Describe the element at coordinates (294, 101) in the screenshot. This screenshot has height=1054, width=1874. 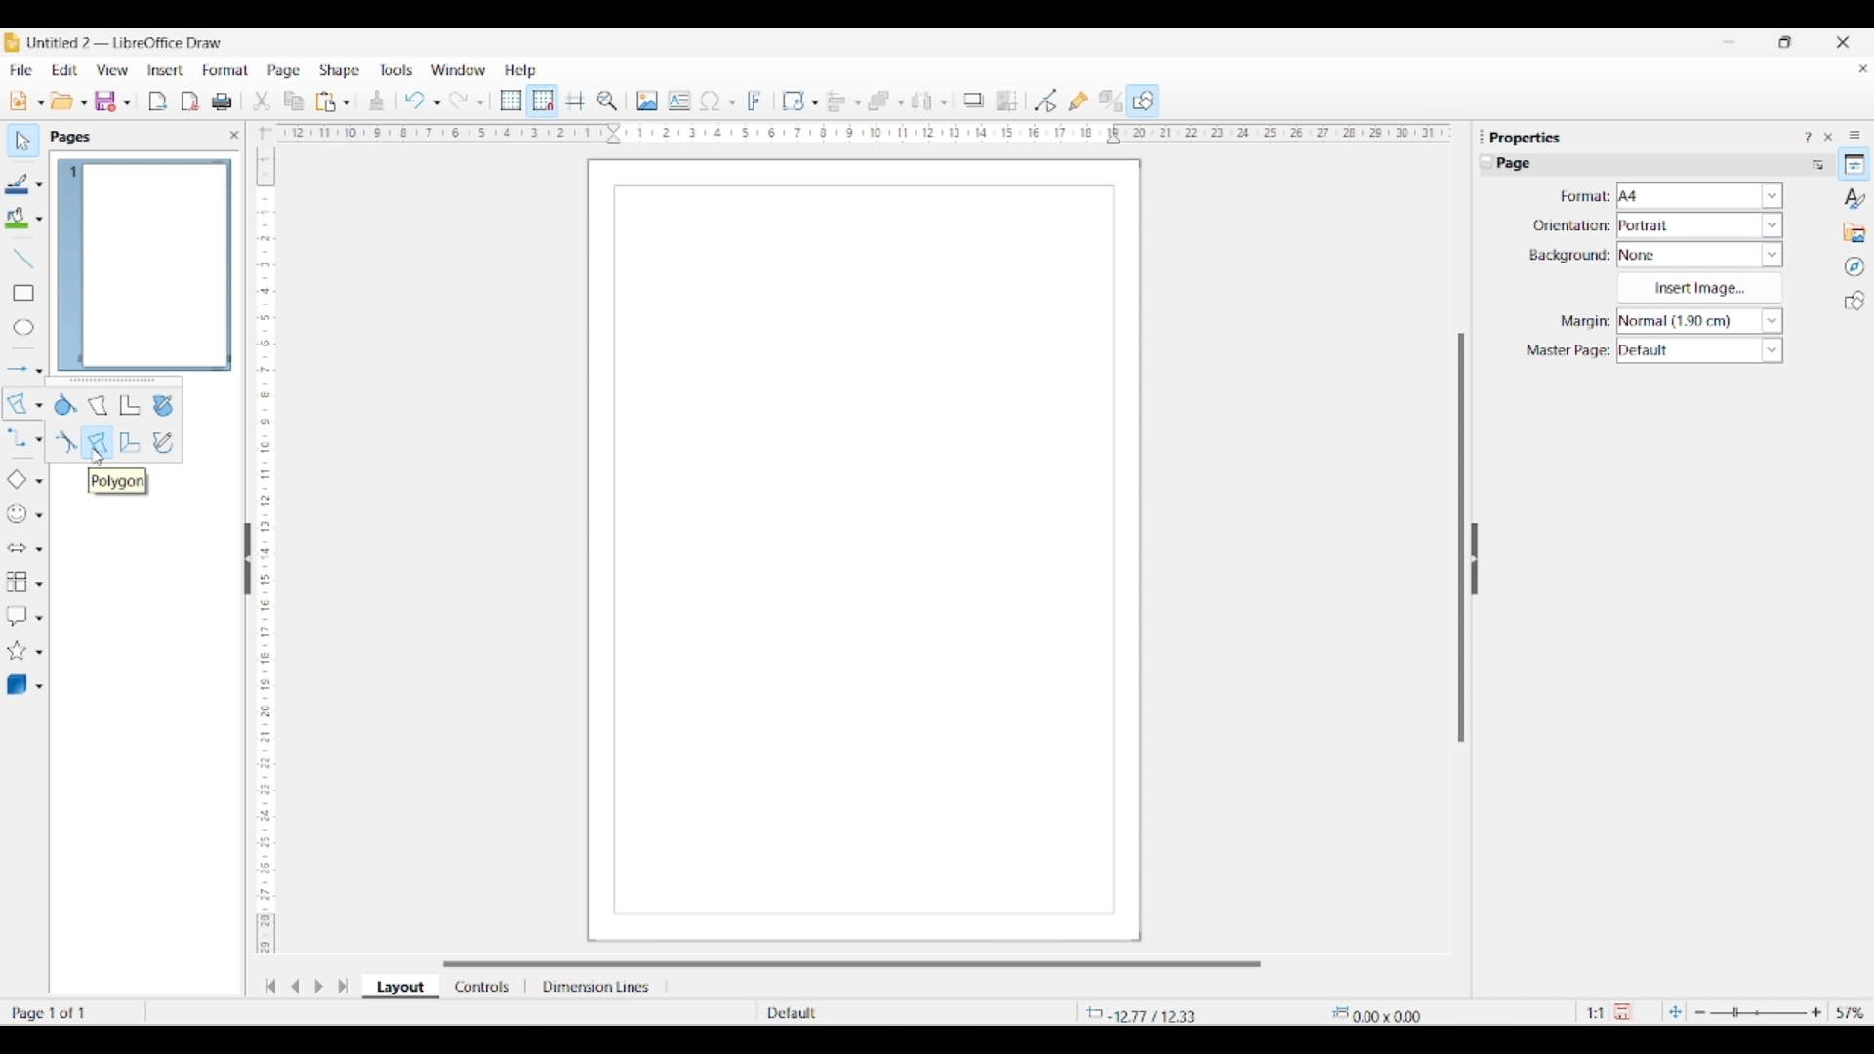
I see `Selected copy options` at that location.